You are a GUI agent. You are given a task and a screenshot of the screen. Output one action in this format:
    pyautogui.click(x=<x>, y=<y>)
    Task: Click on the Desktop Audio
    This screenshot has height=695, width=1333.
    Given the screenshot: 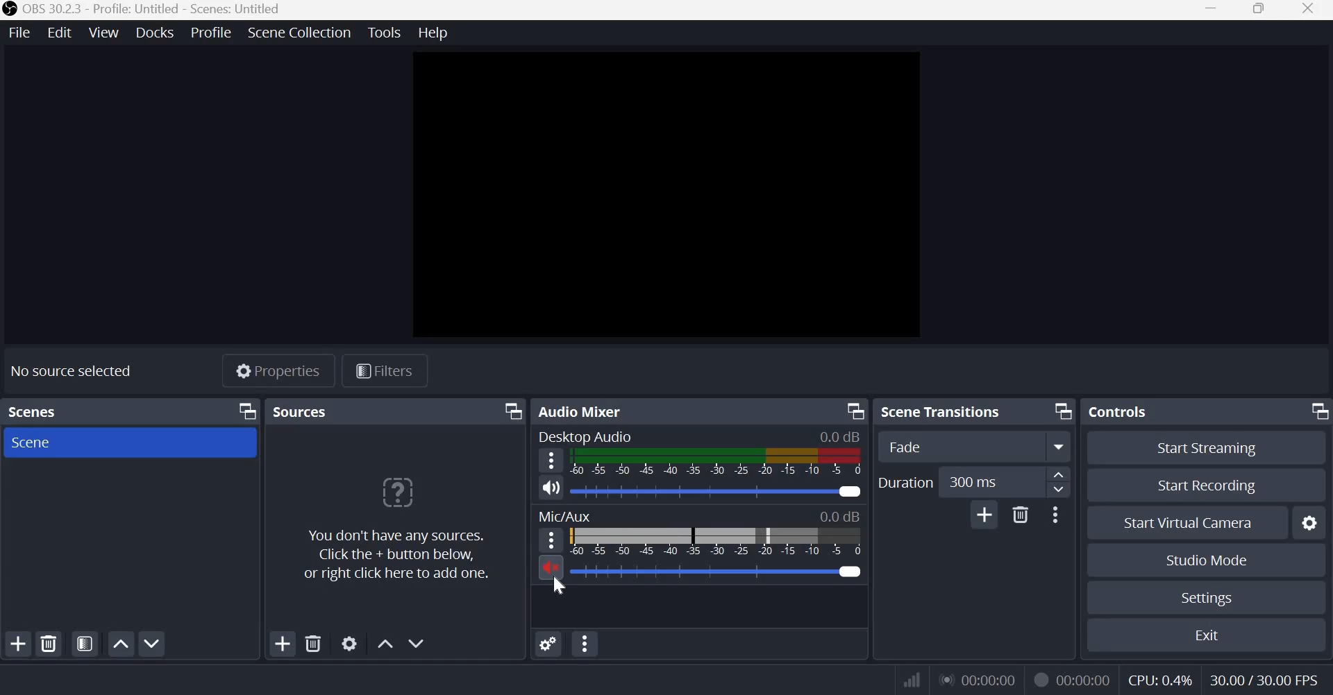 What is the action you would take?
    pyautogui.click(x=587, y=438)
    